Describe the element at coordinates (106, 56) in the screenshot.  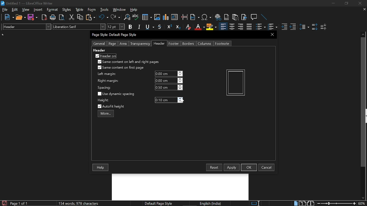
I see `Header on` at that location.